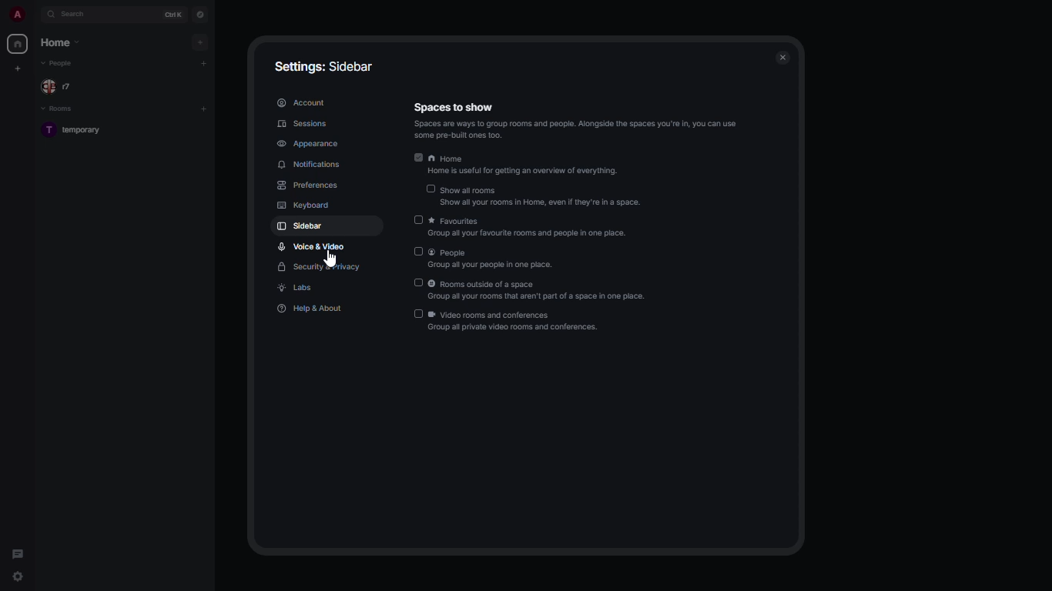 Image resolution: width=1052 pixels, height=591 pixels. Describe the element at coordinates (304, 225) in the screenshot. I see `sidebar` at that location.